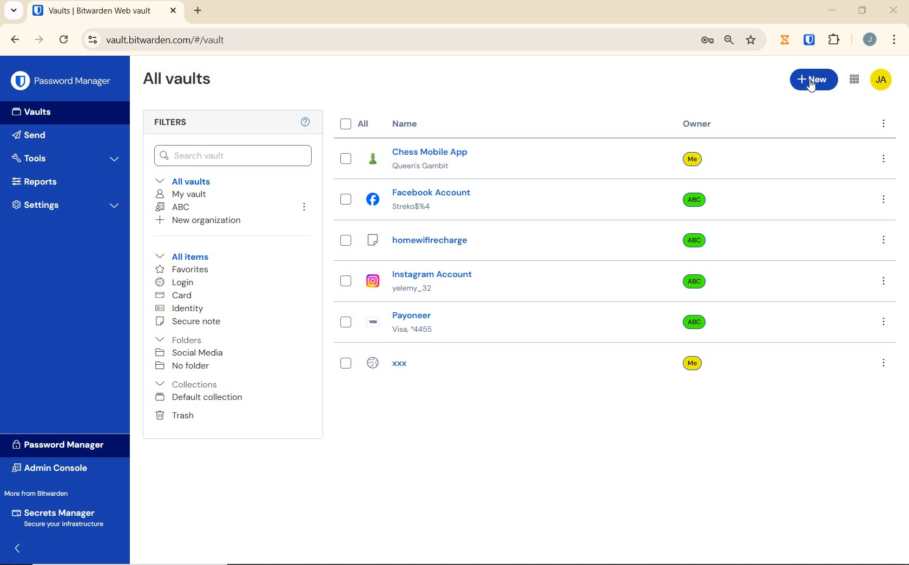 The image size is (909, 565). Describe the element at coordinates (883, 125) in the screenshot. I see `more options` at that location.